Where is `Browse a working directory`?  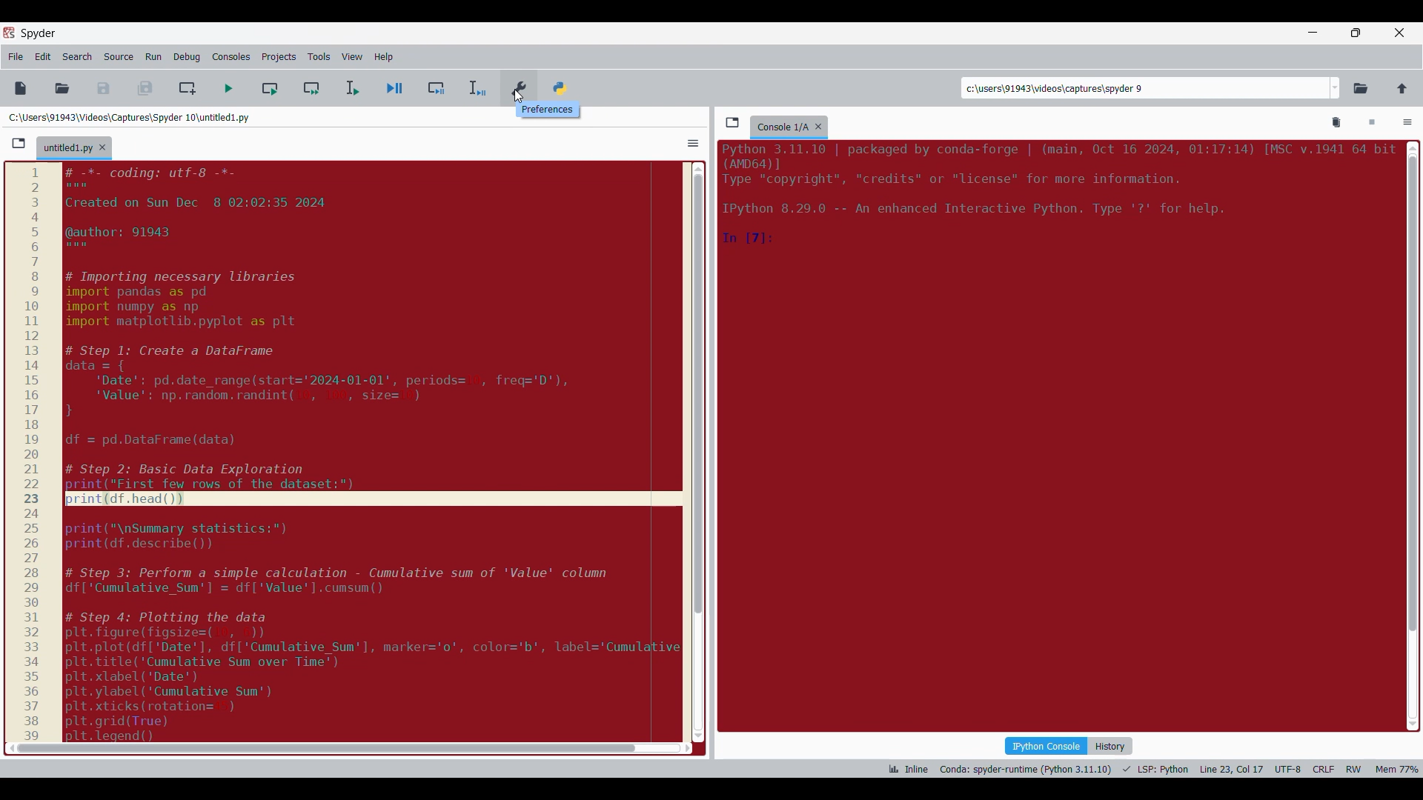 Browse a working directory is located at coordinates (1361, 88).